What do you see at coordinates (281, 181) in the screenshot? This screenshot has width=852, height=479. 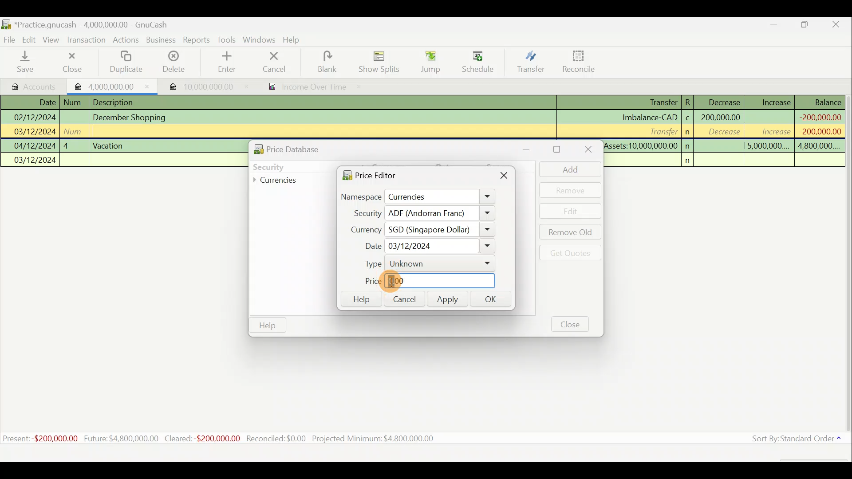 I see `Currencies` at bounding box center [281, 181].